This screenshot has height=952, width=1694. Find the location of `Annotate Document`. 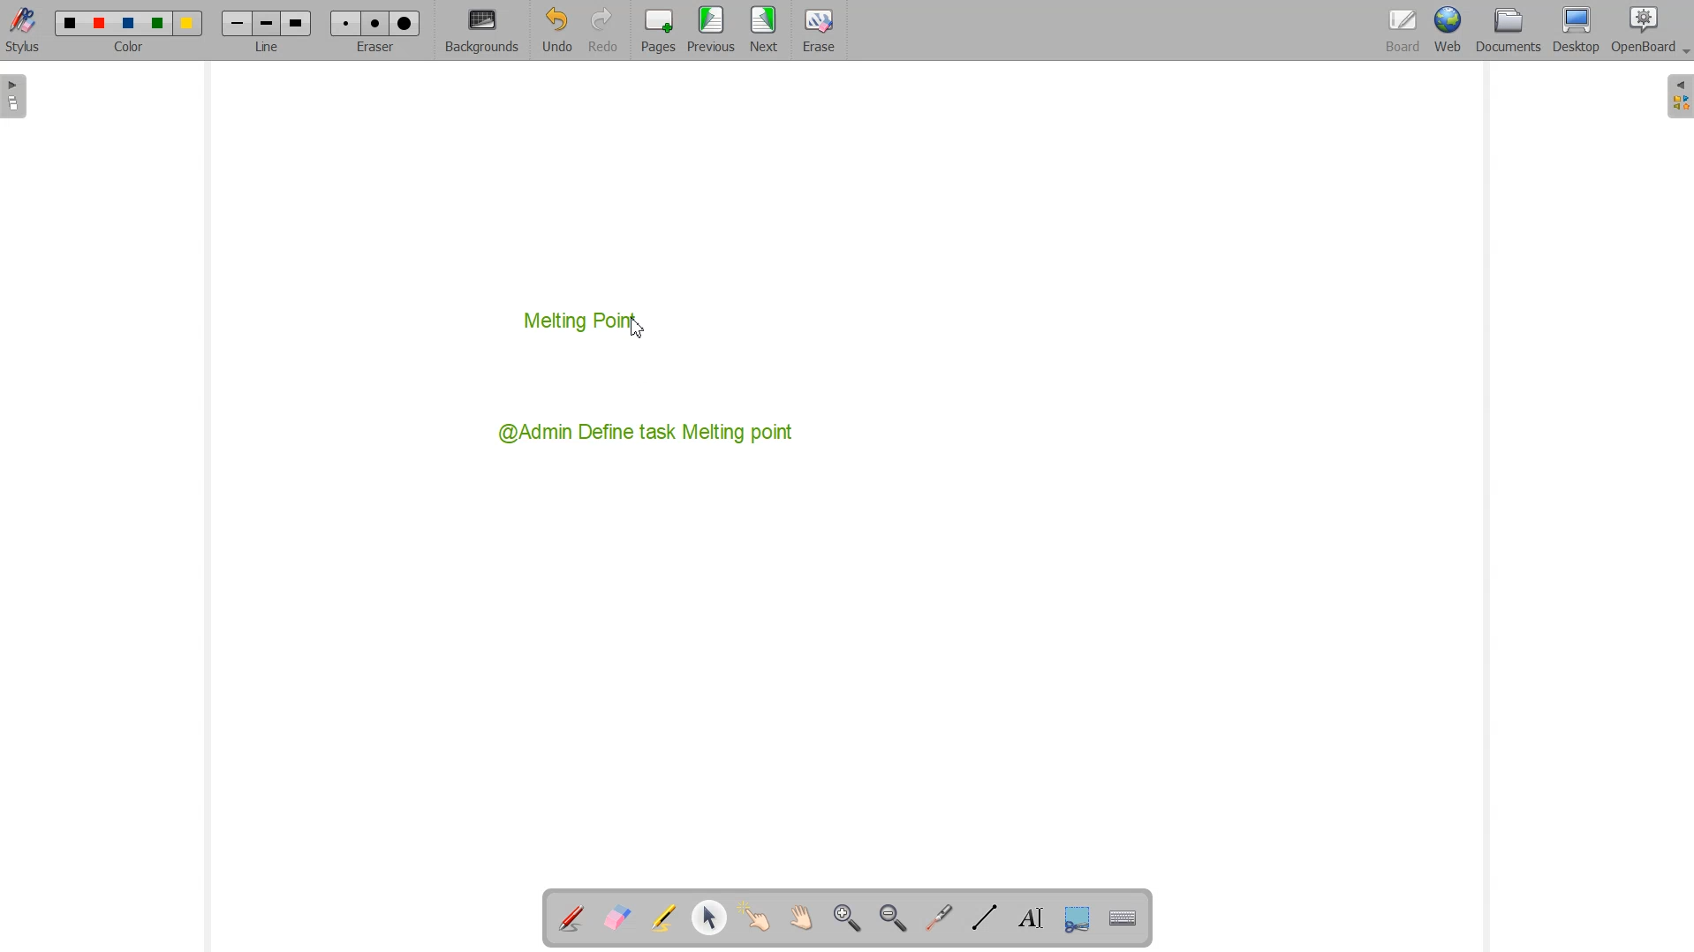

Annotate Document is located at coordinates (571, 918).